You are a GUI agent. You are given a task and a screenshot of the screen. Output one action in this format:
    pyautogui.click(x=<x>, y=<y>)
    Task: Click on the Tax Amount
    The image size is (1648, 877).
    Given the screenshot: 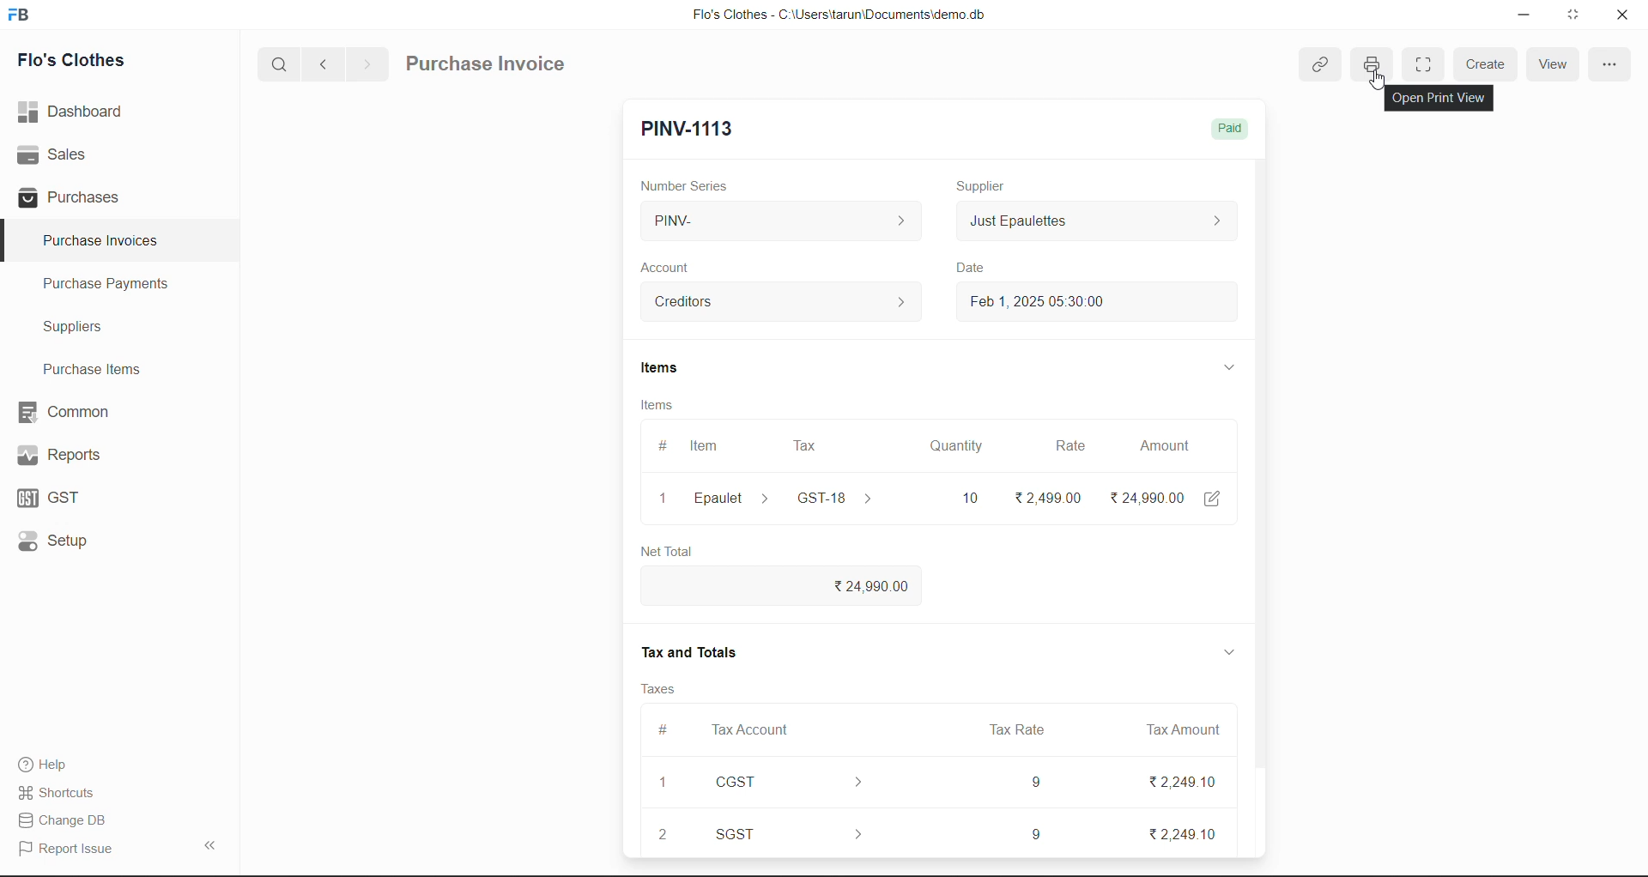 What is the action you would take?
    pyautogui.click(x=1183, y=735)
    